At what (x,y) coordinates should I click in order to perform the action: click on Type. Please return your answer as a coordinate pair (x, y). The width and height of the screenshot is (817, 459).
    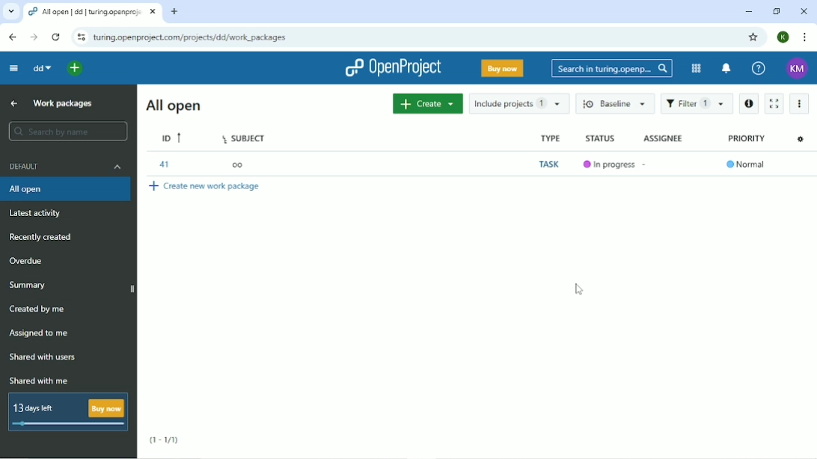
    Looking at the image, I should click on (551, 138).